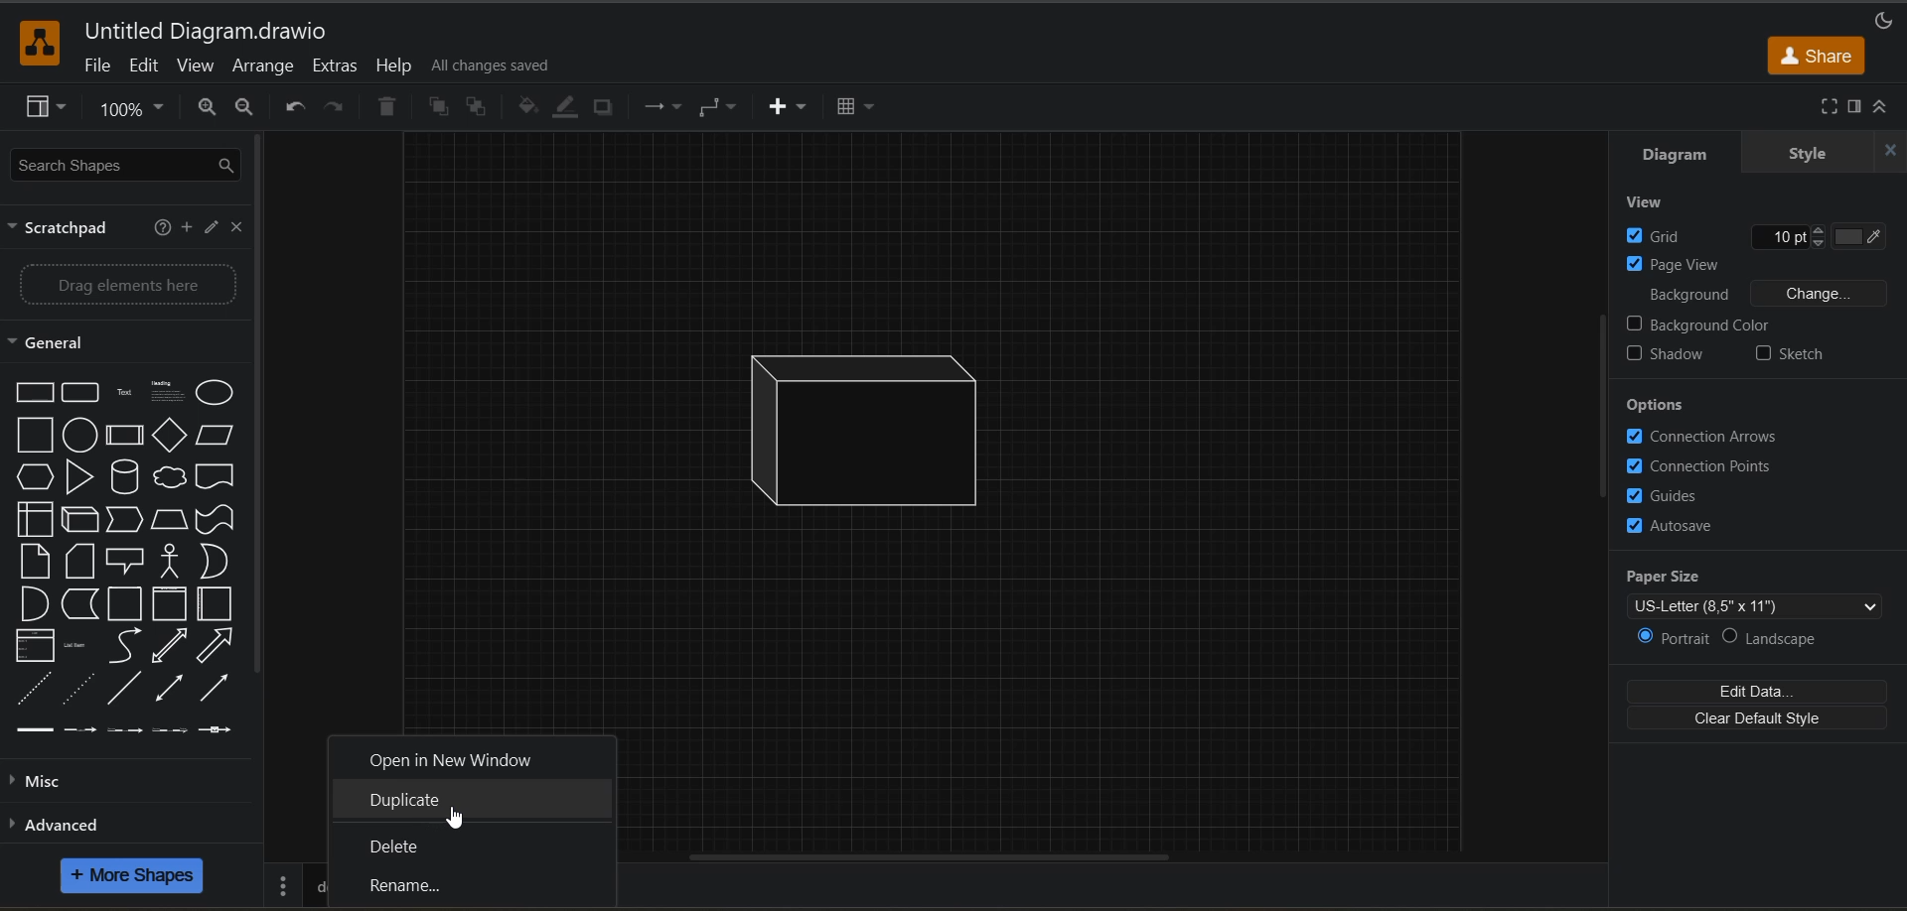 Image resolution: width=1907 pixels, height=911 pixels. Describe the element at coordinates (1785, 237) in the screenshot. I see `Grid size` at that location.